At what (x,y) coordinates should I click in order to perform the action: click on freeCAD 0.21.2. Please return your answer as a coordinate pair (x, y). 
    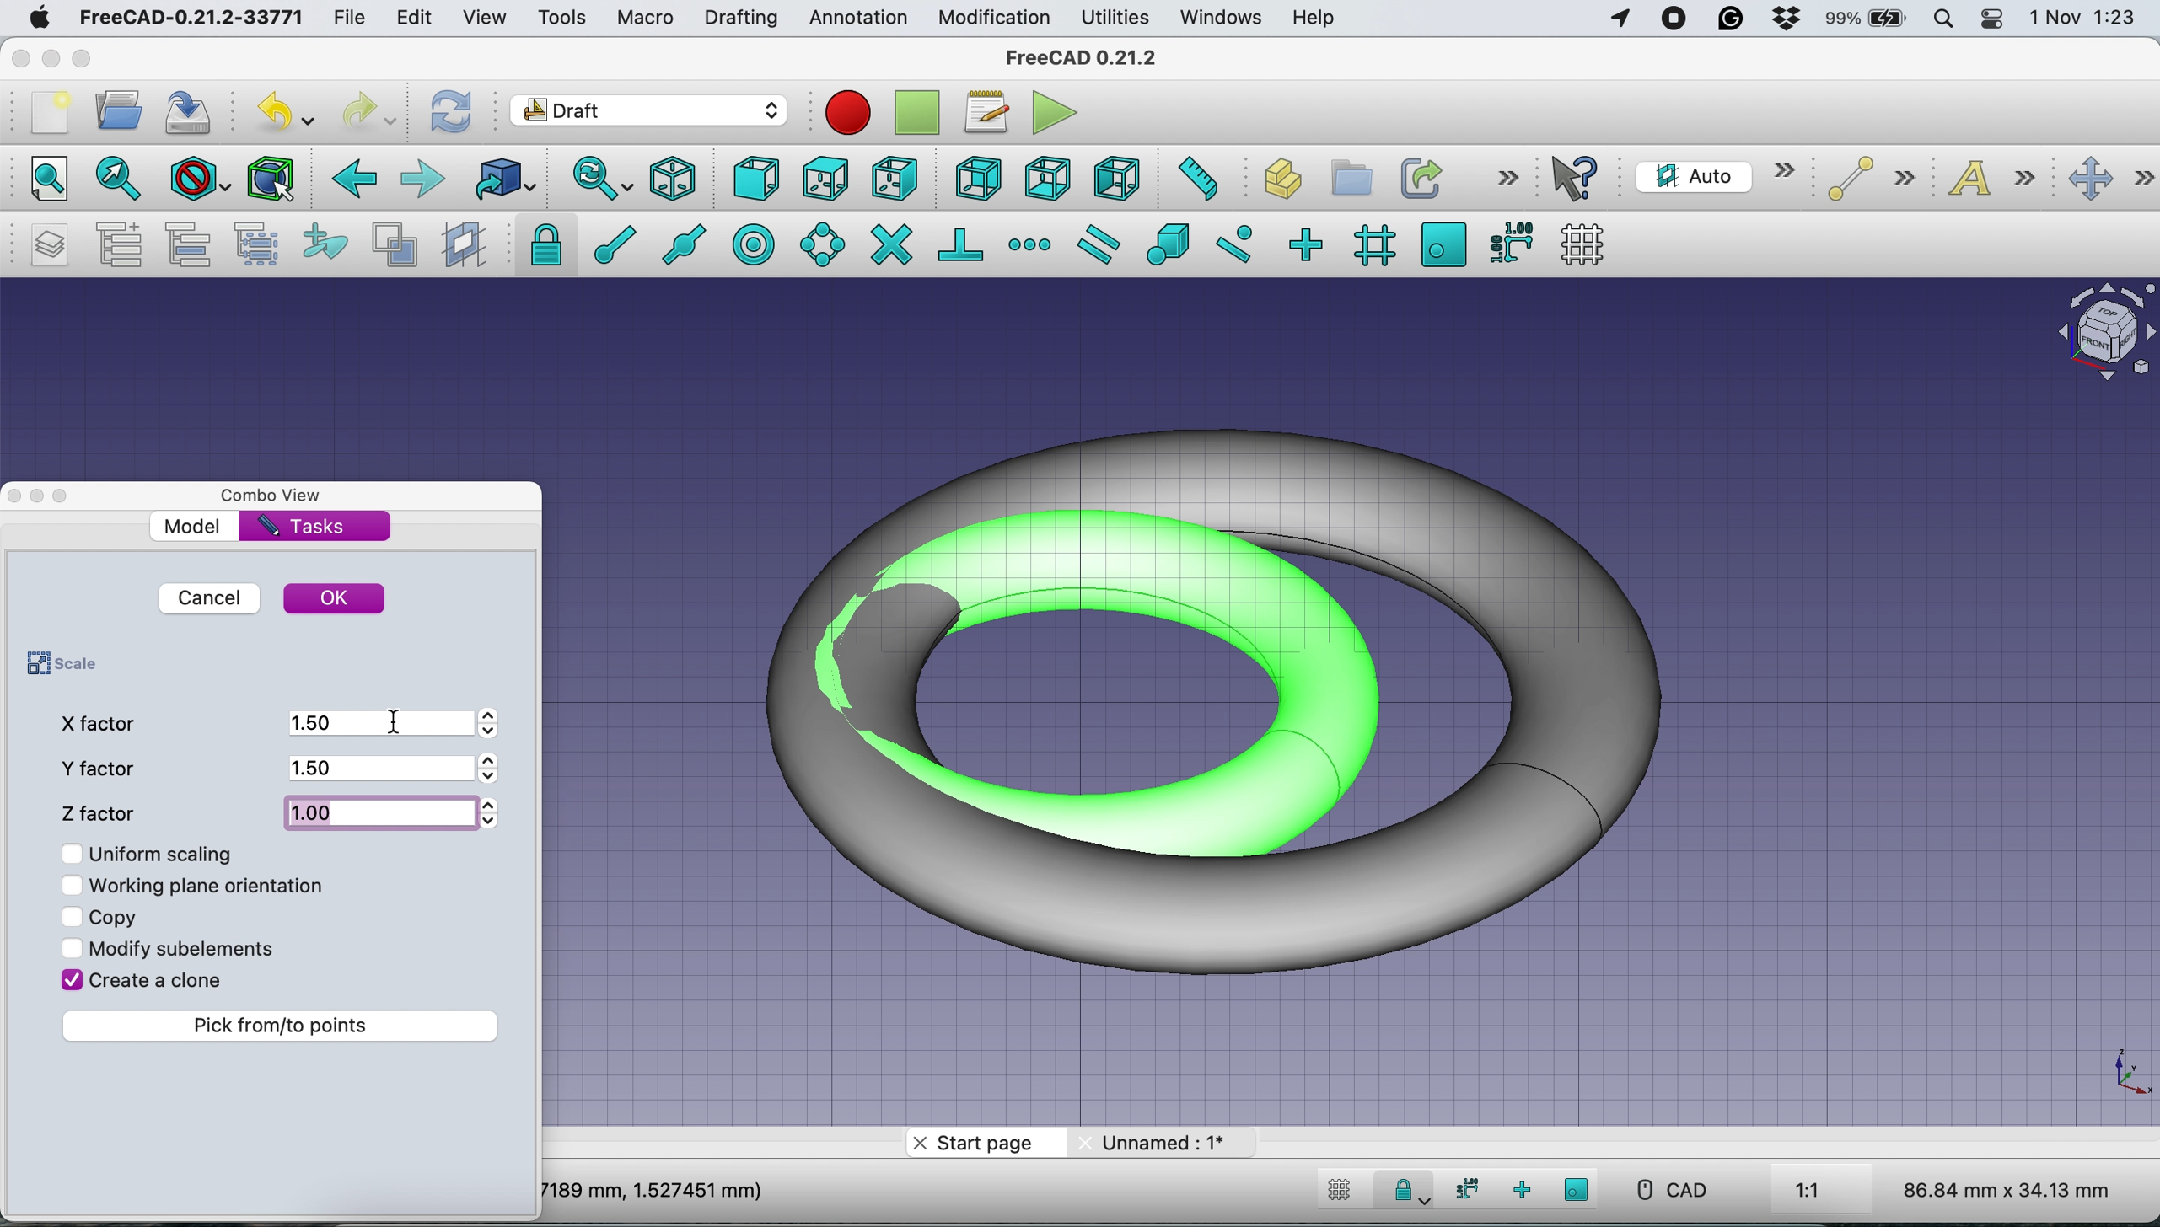
    Looking at the image, I should click on (1081, 59).